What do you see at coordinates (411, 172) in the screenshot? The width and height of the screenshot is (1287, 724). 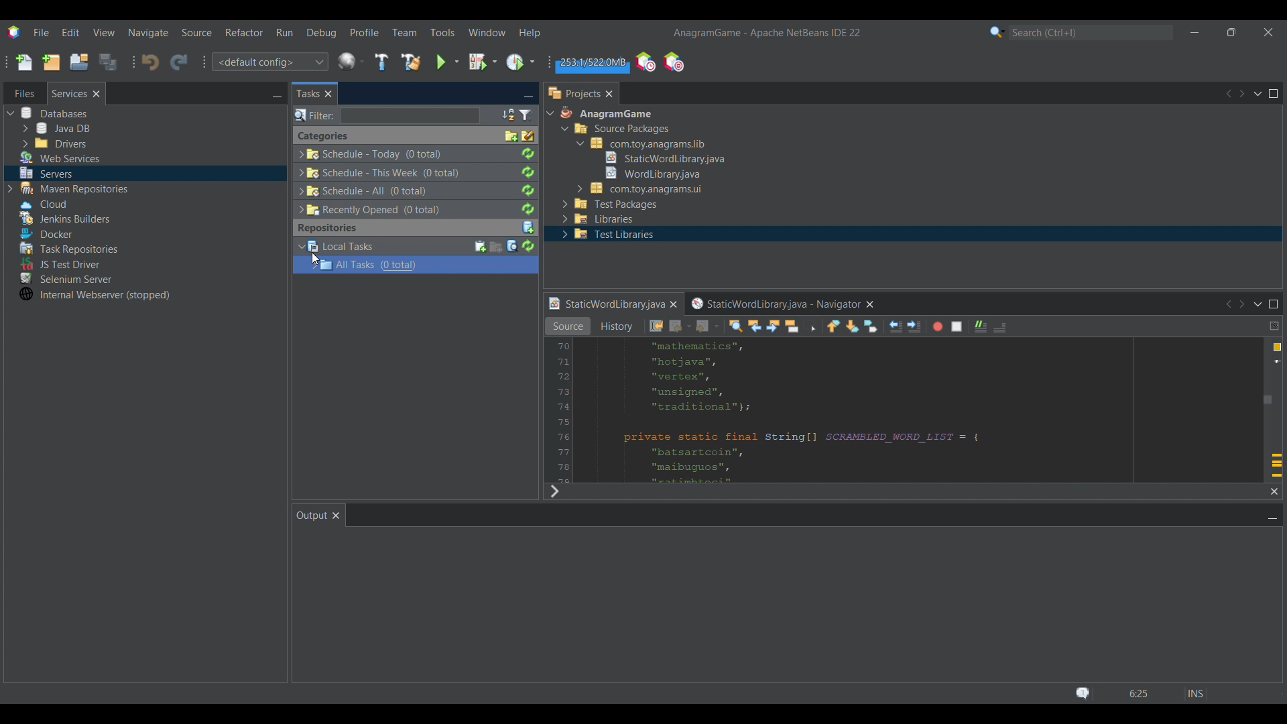 I see `` at bounding box center [411, 172].